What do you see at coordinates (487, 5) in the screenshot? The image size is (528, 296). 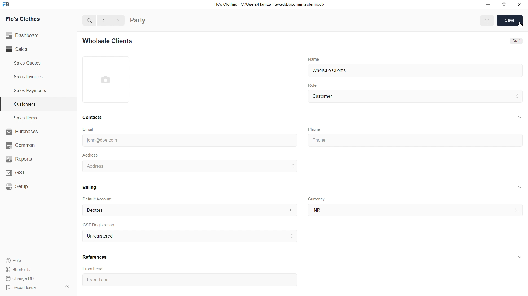 I see `minimize` at bounding box center [487, 5].